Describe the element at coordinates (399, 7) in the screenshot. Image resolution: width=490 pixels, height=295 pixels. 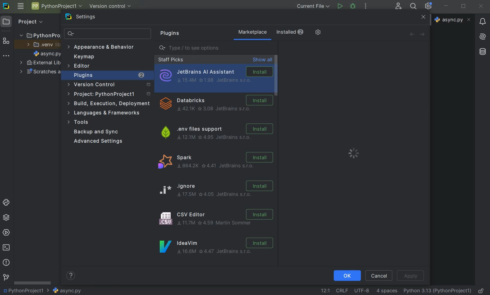
I see `code with me` at that location.